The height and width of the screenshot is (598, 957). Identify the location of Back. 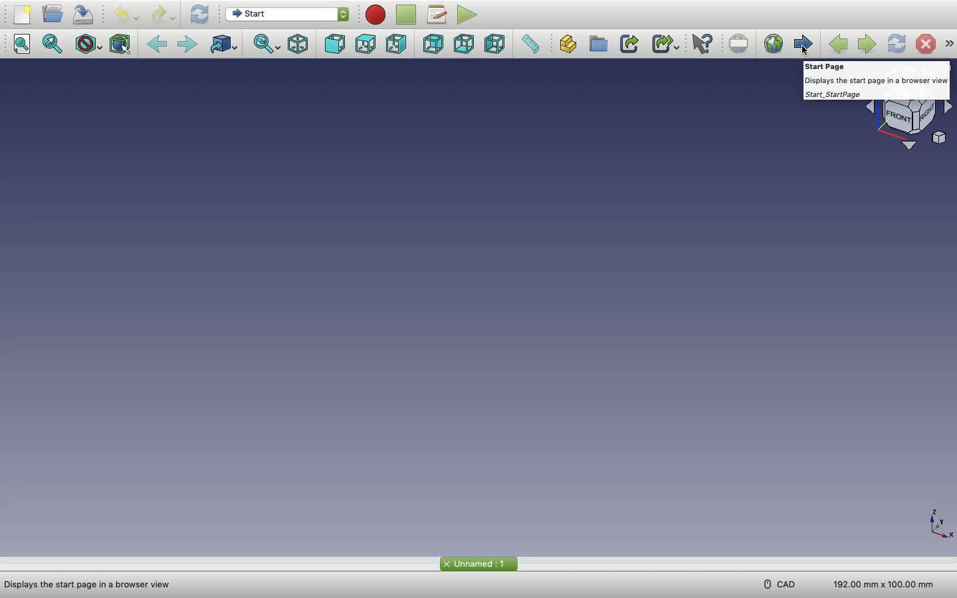
(159, 44).